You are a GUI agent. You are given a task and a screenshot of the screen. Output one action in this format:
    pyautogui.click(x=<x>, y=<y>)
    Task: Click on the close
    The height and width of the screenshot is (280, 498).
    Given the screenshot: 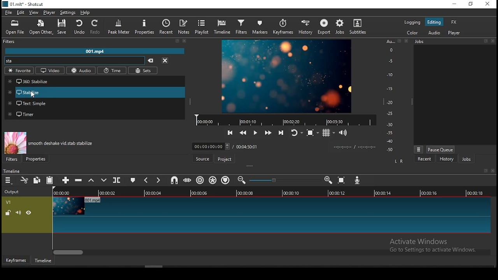 What is the action you would take?
    pyautogui.click(x=494, y=41)
    